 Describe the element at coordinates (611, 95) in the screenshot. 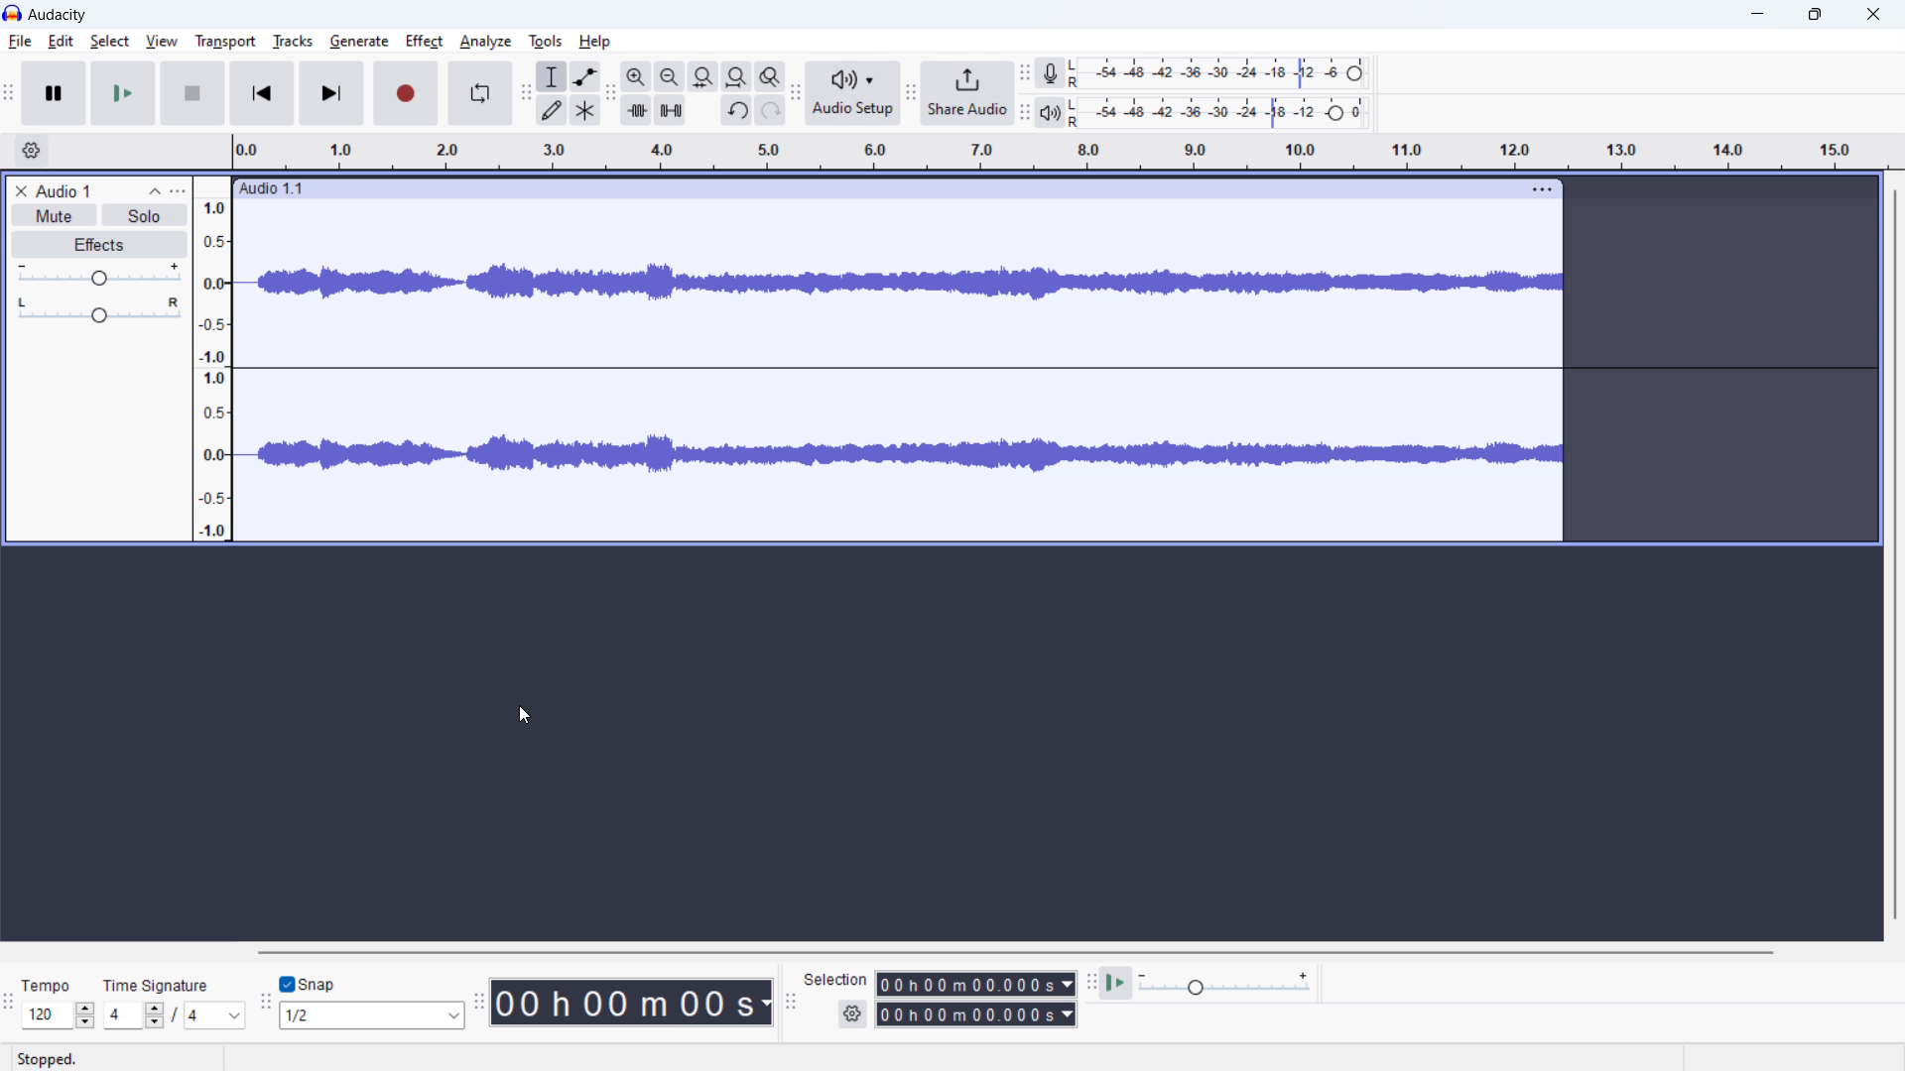

I see `edit toolbar` at that location.